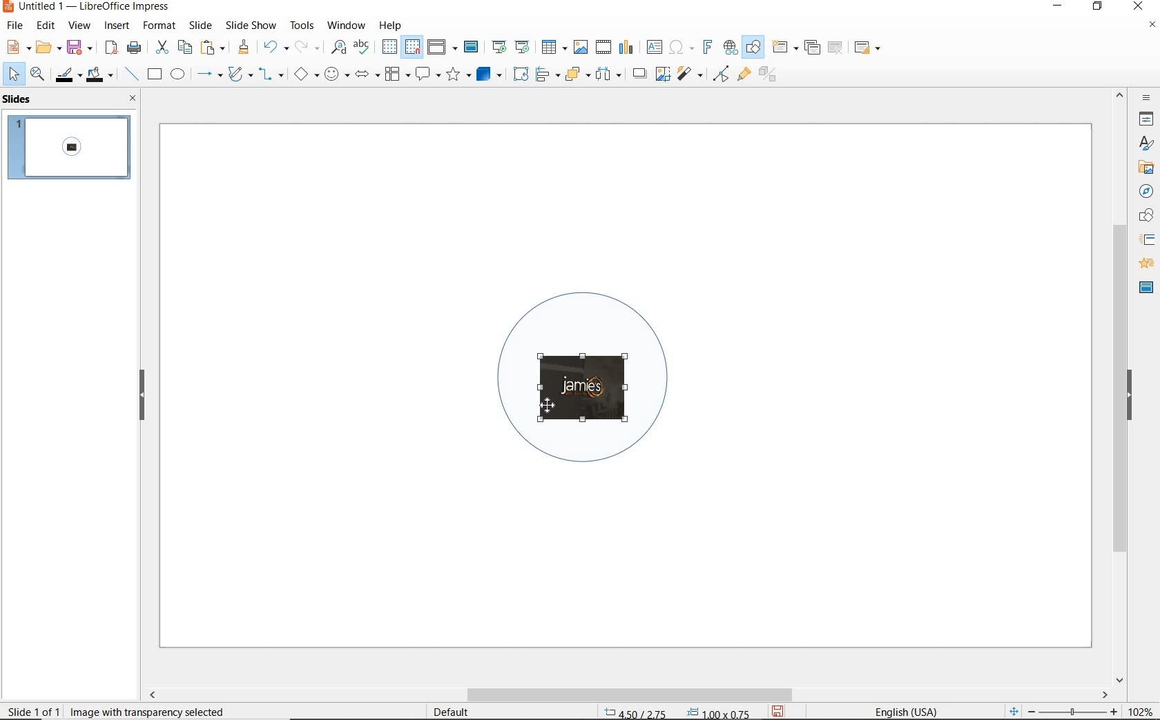 The height and width of the screenshot is (720, 1160). What do you see at coordinates (16, 26) in the screenshot?
I see `file` at bounding box center [16, 26].